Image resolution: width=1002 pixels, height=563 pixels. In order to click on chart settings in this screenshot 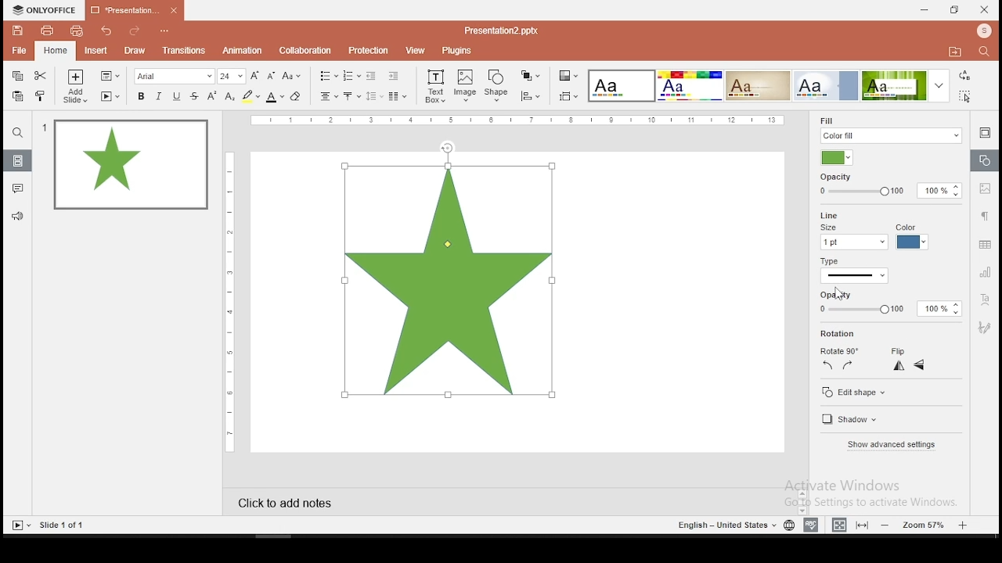, I will do `click(983, 271)`.